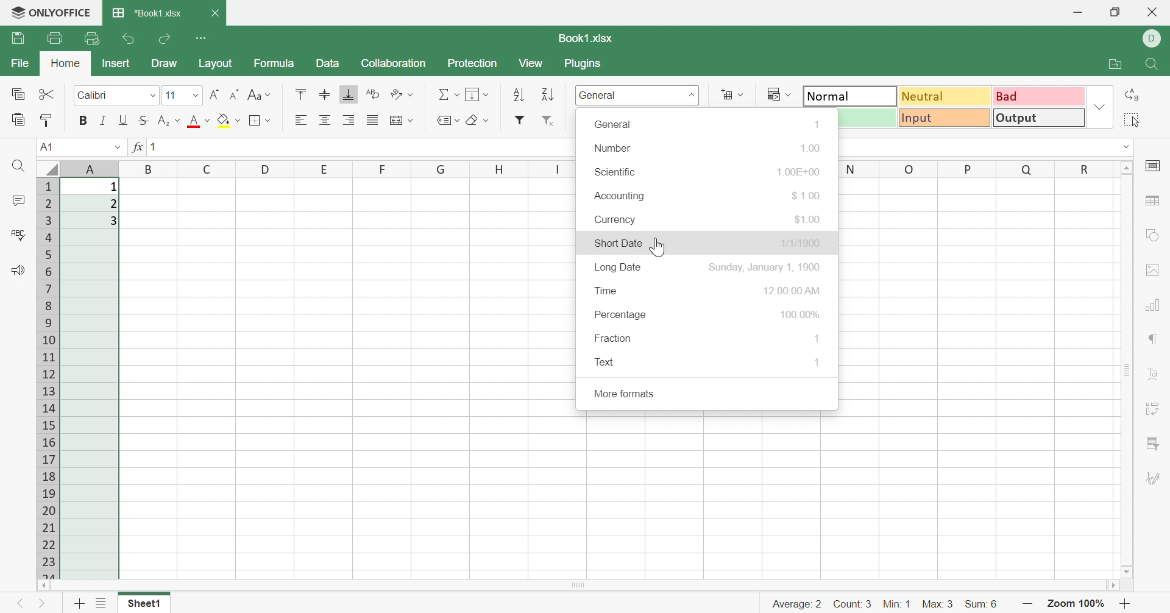  Describe the element at coordinates (146, 12) in the screenshot. I see `*Book1.xlsx` at that location.